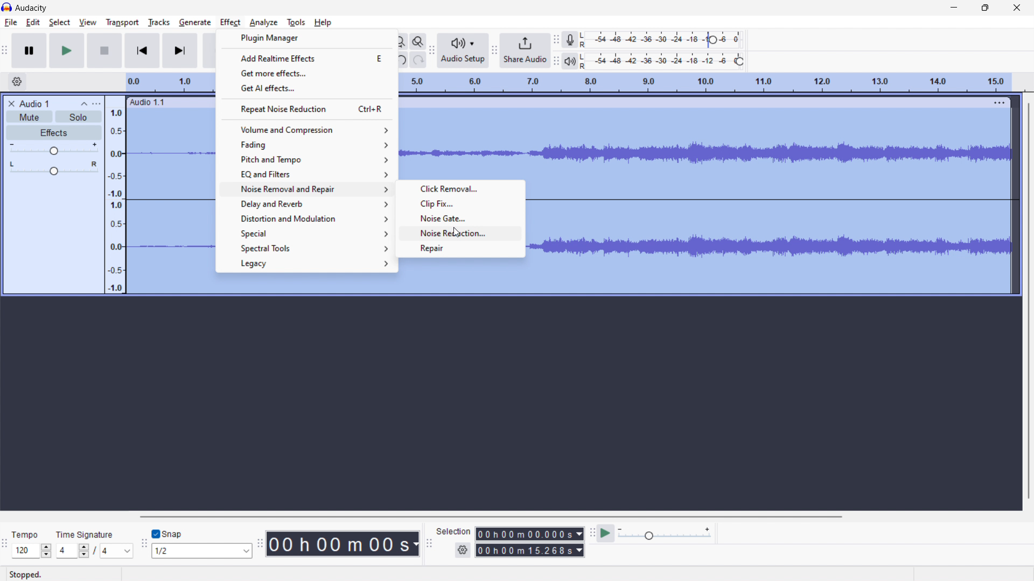 Image resolution: width=1034 pixels, height=581 pixels. What do you see at coordinates (305, 109) in the screenshot?
I see `repeat last effect` at bounding box center [305, 109].